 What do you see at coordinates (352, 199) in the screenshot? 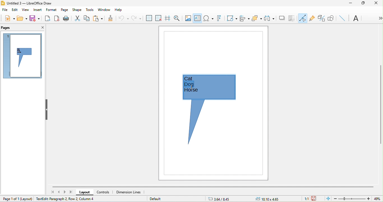
I see `zoom bar` at bounding box center [352, 199].